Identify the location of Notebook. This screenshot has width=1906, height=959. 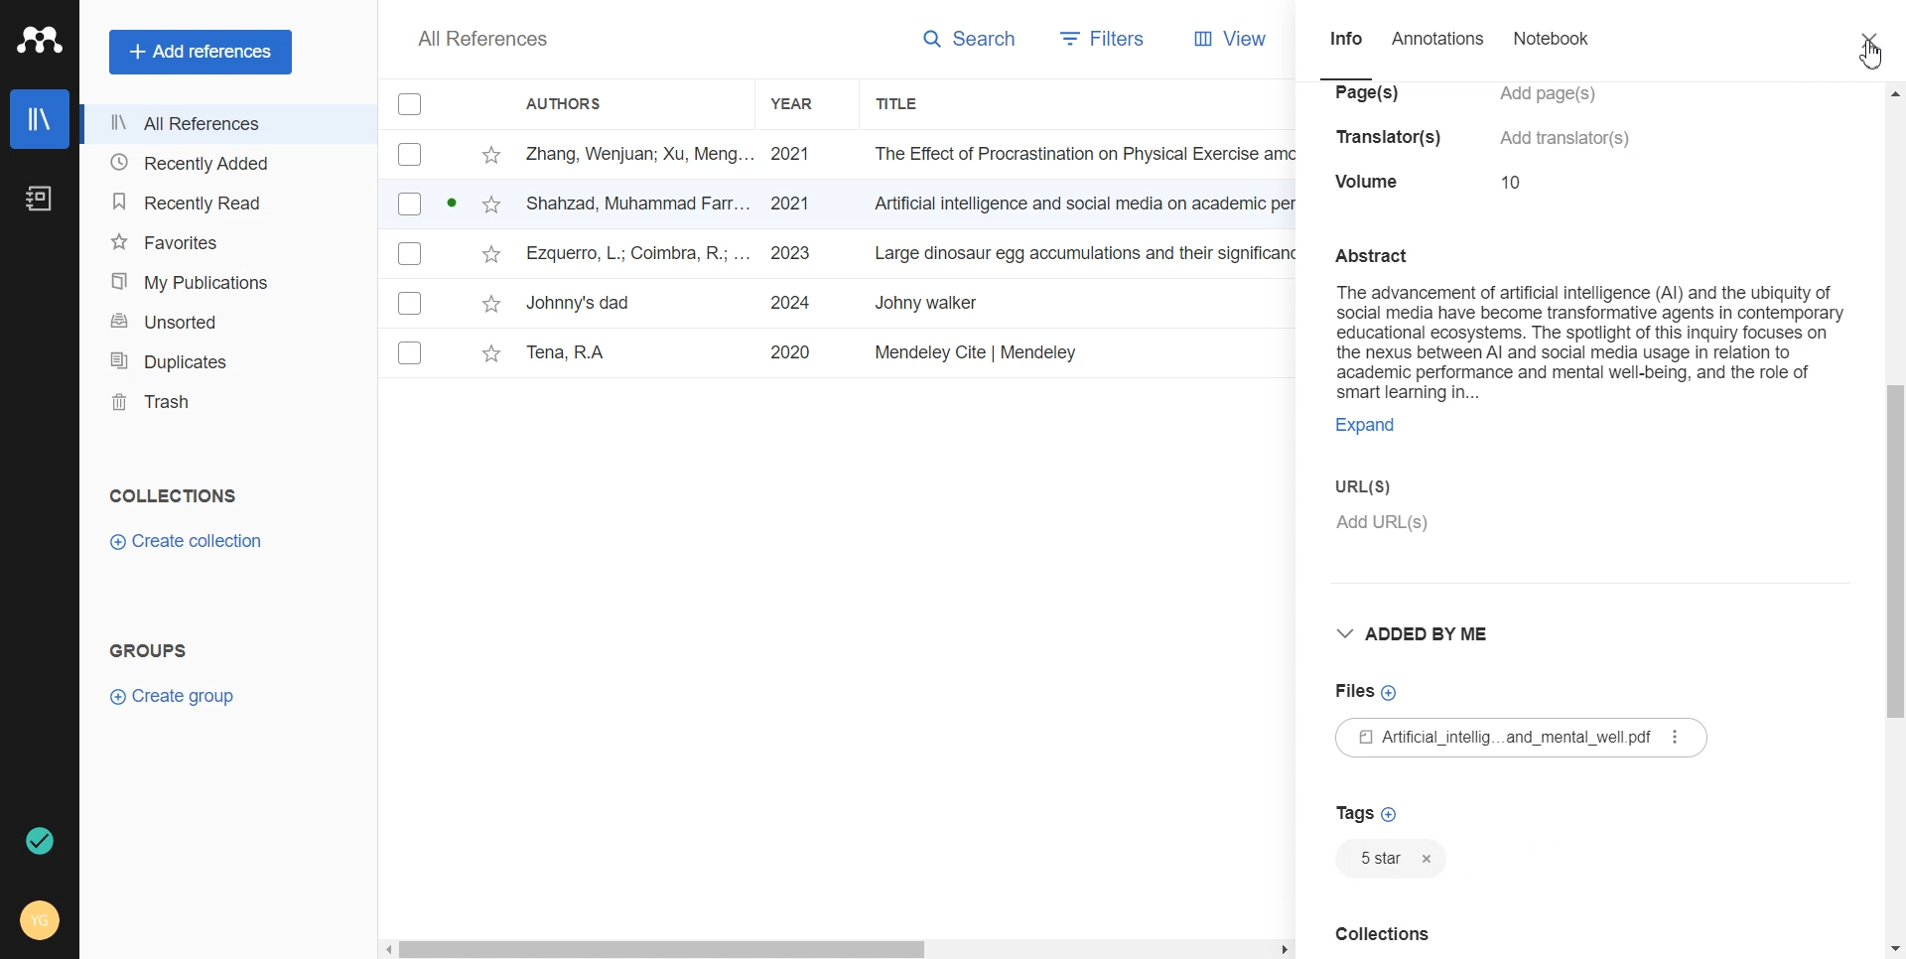
(1550, 51).